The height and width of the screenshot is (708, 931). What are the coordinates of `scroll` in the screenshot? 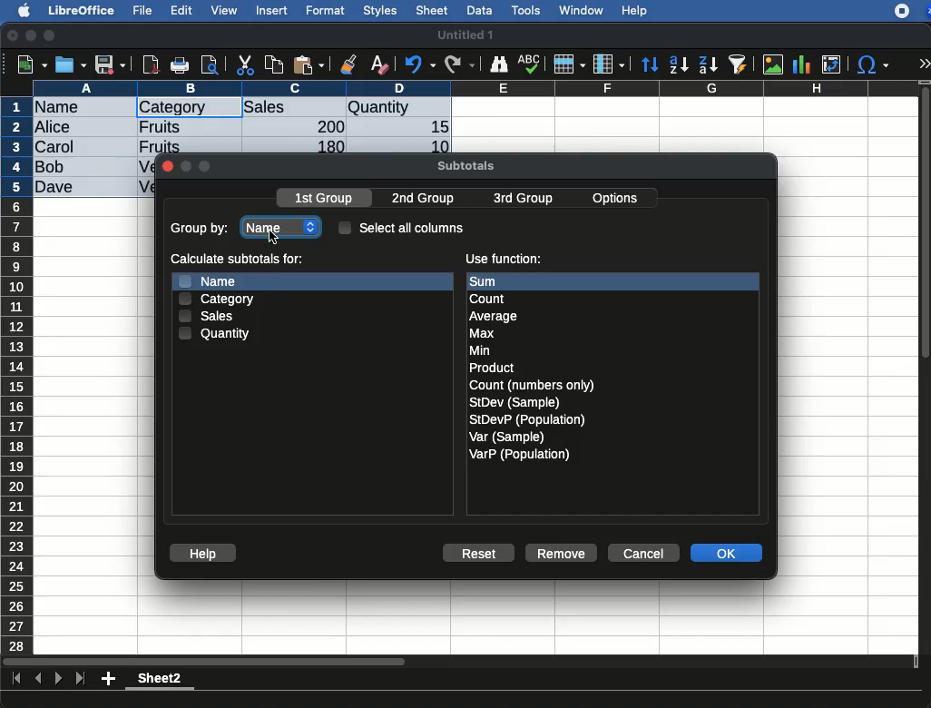 It's located at (926, 367).